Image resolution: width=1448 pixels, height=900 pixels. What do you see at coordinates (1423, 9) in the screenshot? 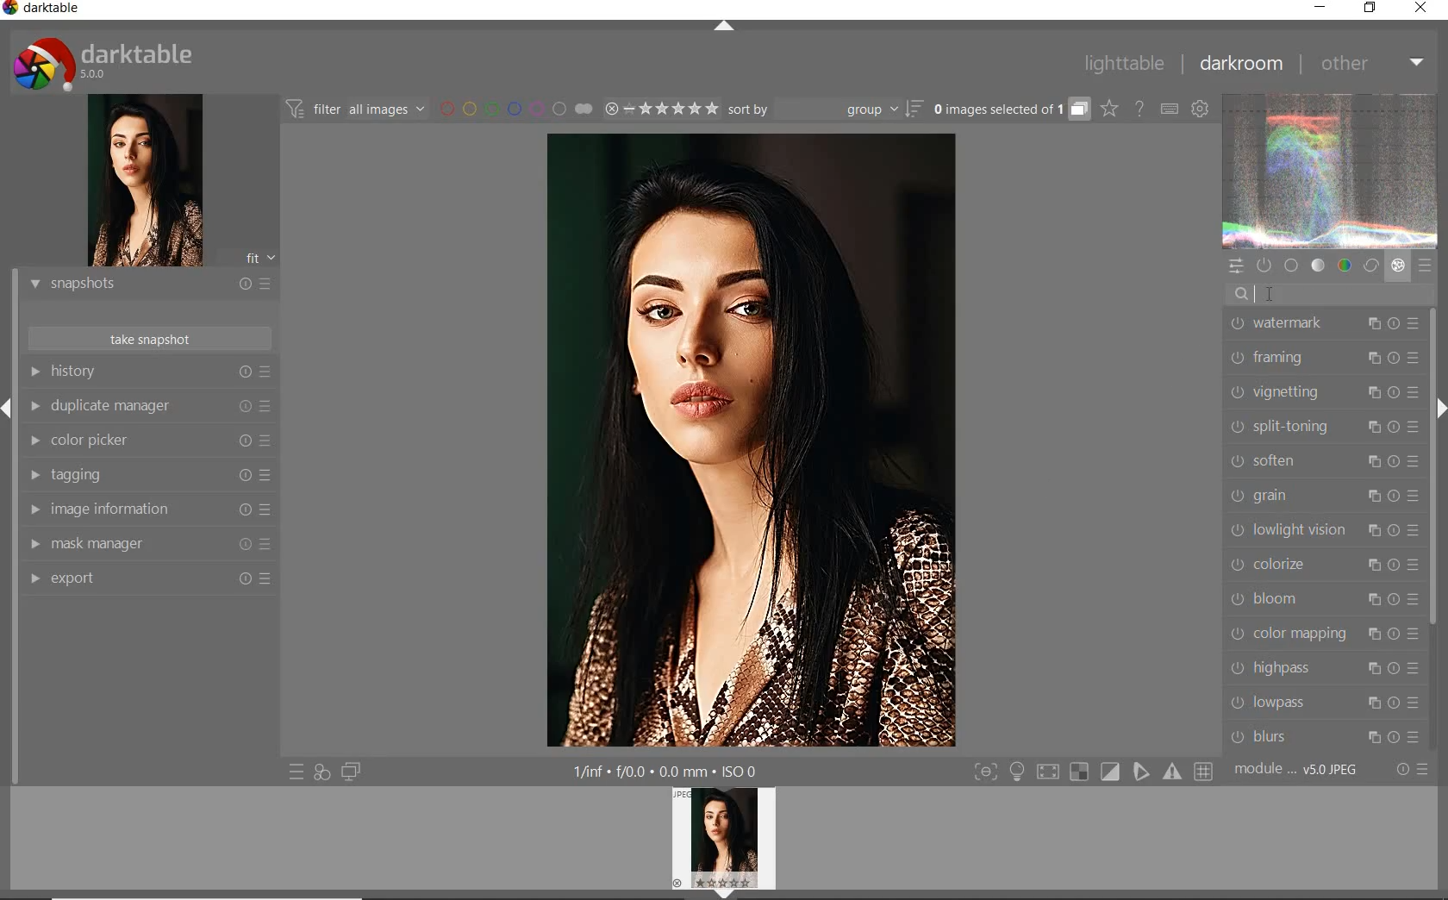
I see `CLOSE` at bounding box center [1423, 9].